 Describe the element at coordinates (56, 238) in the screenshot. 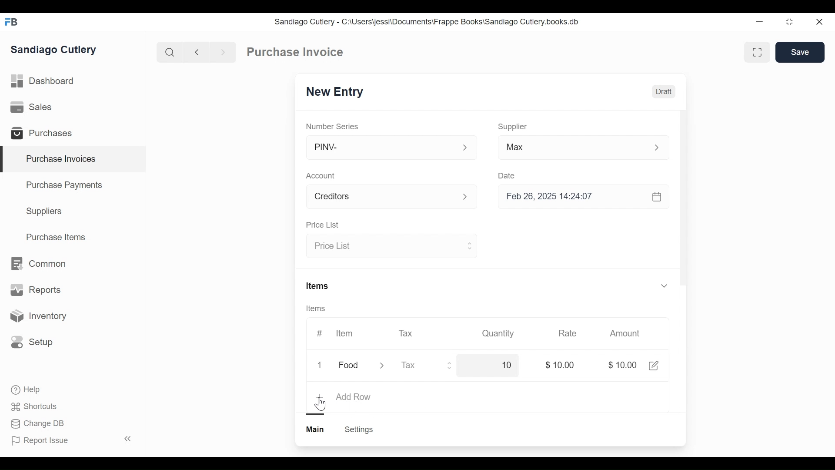

I see `Purchase Items` at that location.